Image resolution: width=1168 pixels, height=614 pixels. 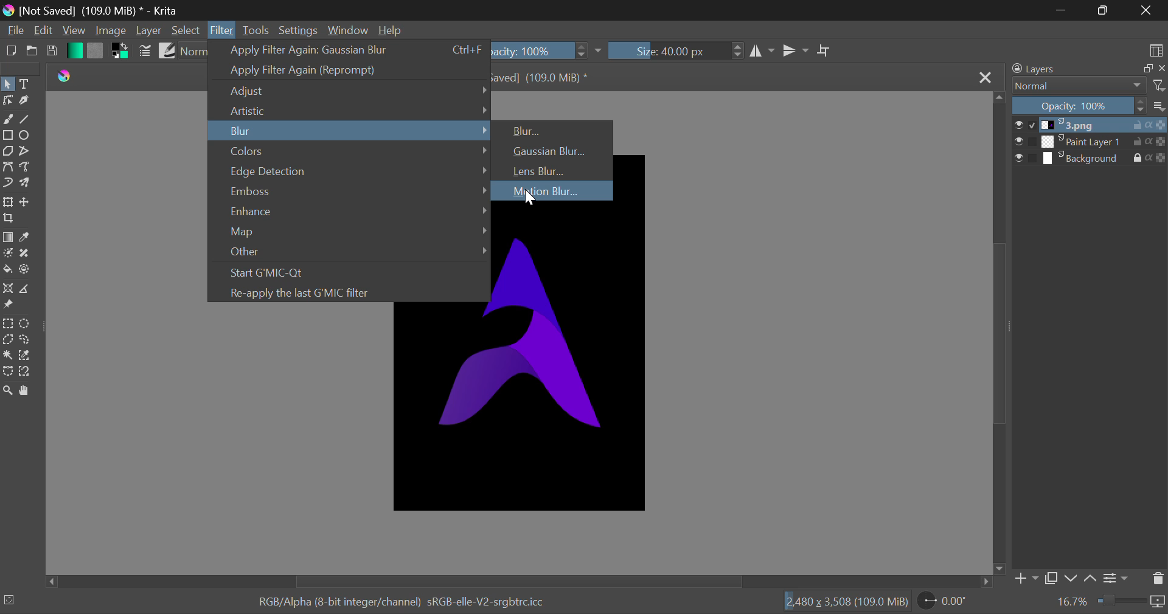 I want to click on Scroll Bar, so click(x=521, y=581).